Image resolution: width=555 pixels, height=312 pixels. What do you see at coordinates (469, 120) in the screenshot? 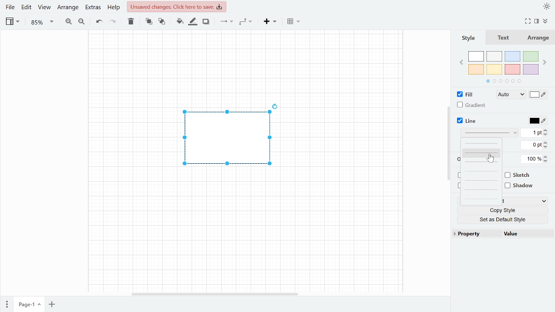
I see `Line` at bounding box center [469, 120].